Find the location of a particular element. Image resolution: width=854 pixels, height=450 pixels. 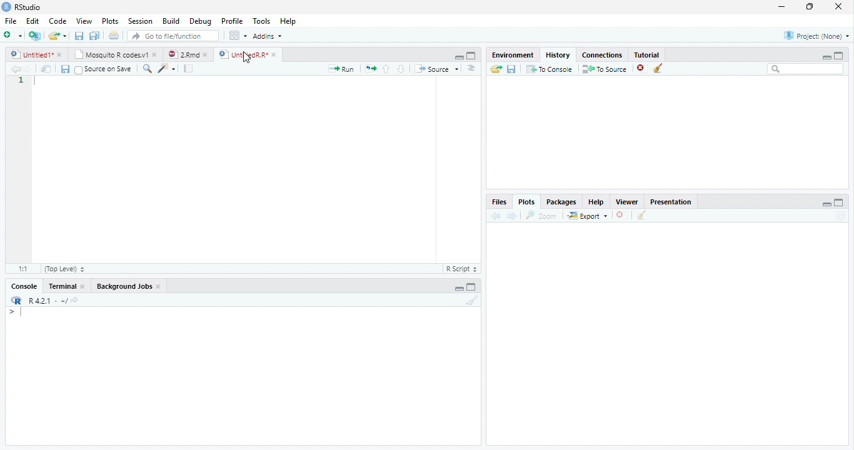

Go back to previous source location is located at coordinates (15, 69).